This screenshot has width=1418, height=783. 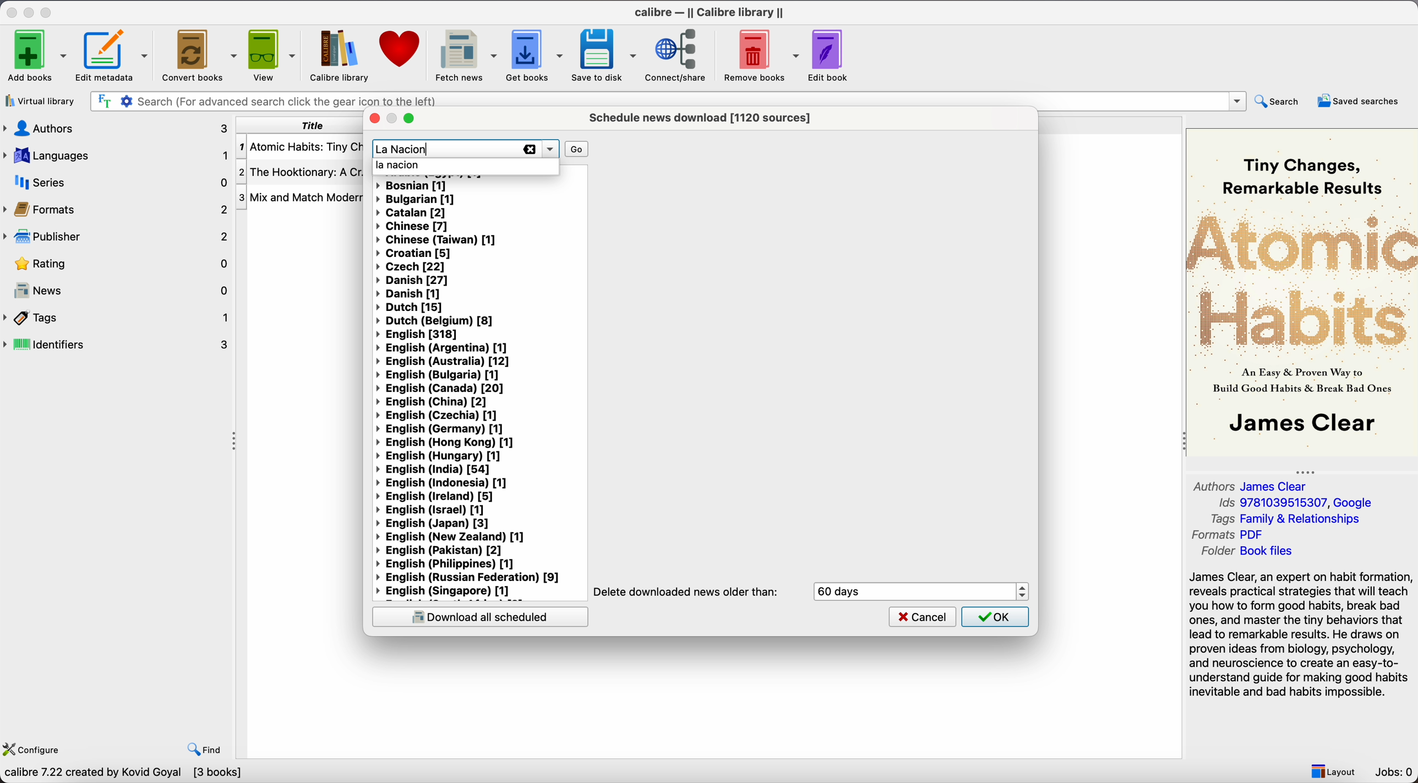 I want to click on Tags Family & Relationships, so click(x=1290, y=518).